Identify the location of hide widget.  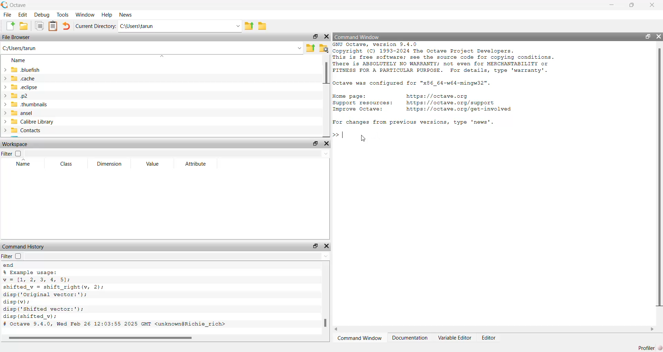
(327, 143).